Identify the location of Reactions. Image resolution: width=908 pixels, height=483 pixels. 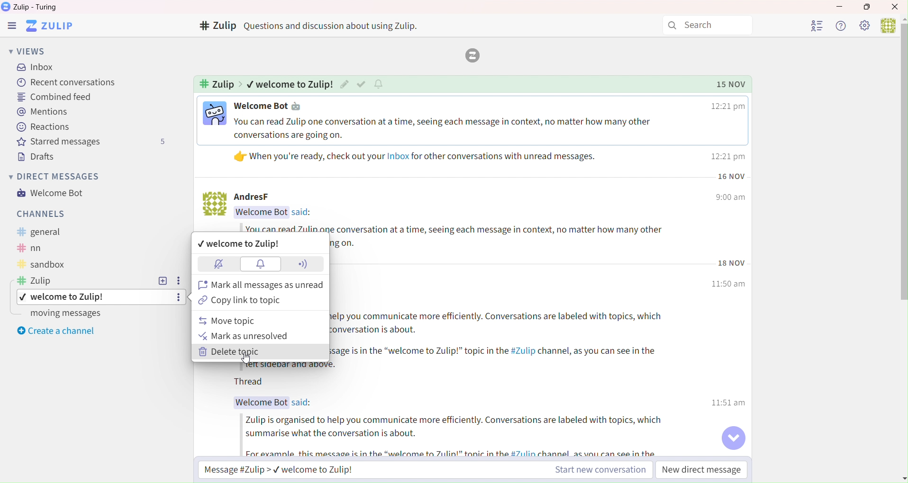
(45, 126).